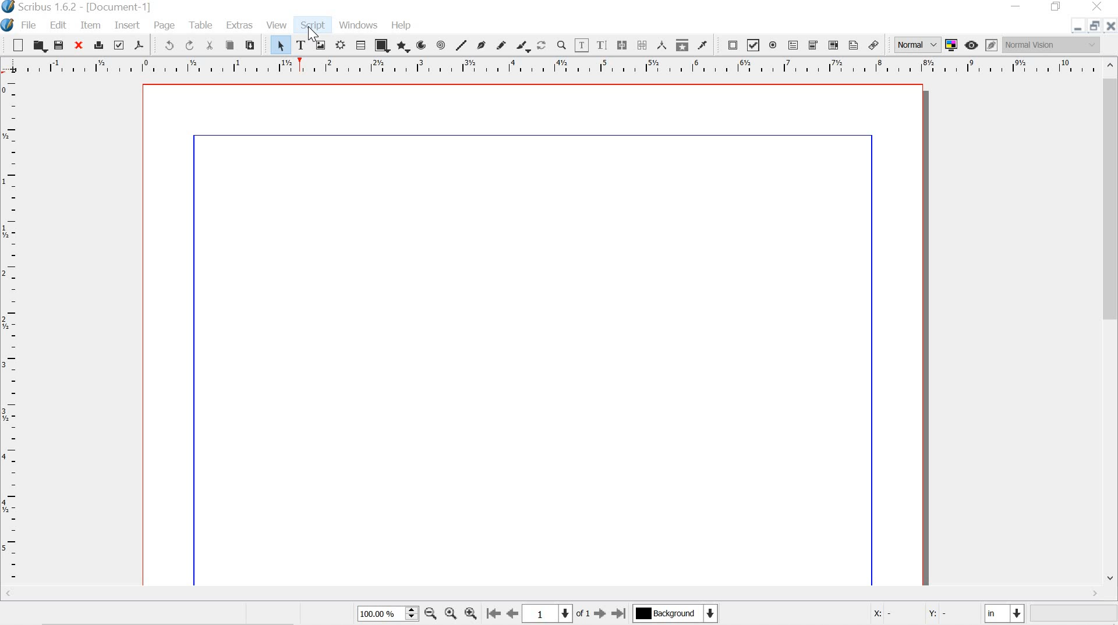 The height and width of the screenshot is (625, 1118). I want to click on script, so click(314, 26).